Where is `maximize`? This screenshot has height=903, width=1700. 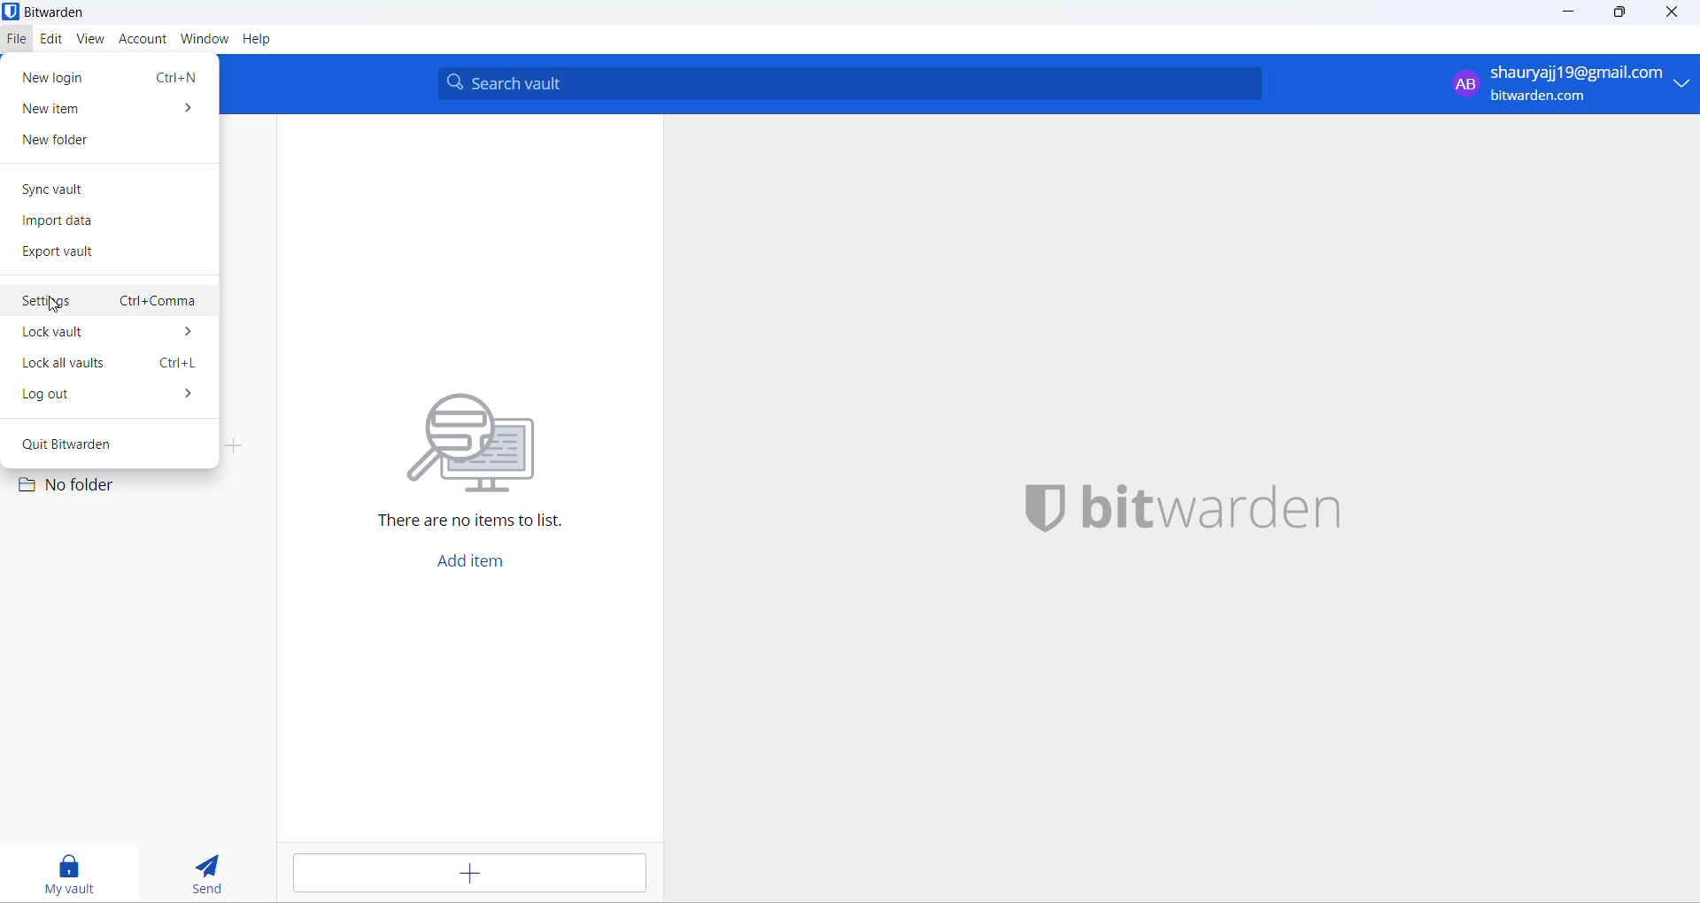
maximize is located at coordinates (1619, 15).